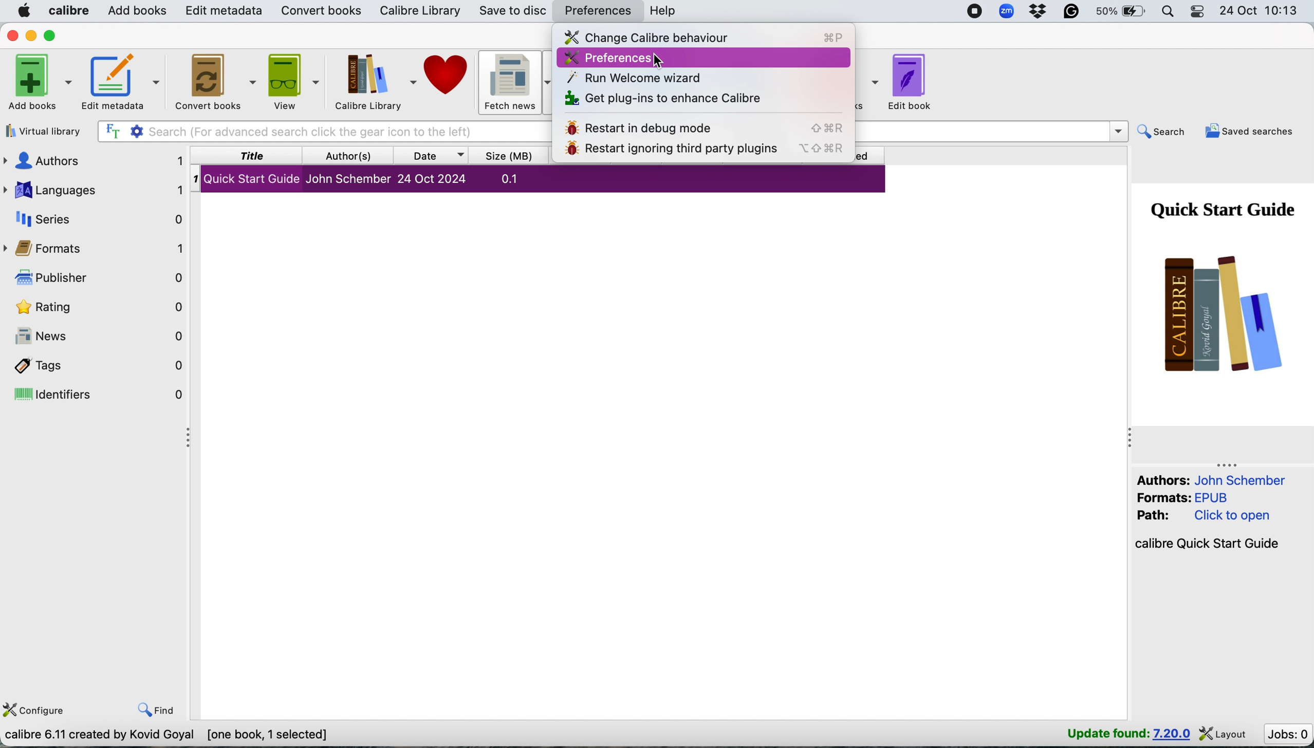 The image size is (1314, 748). What do you see at coordinates (354, 156) in the screenshot?
I see `author` at bounding box center [354, 156].